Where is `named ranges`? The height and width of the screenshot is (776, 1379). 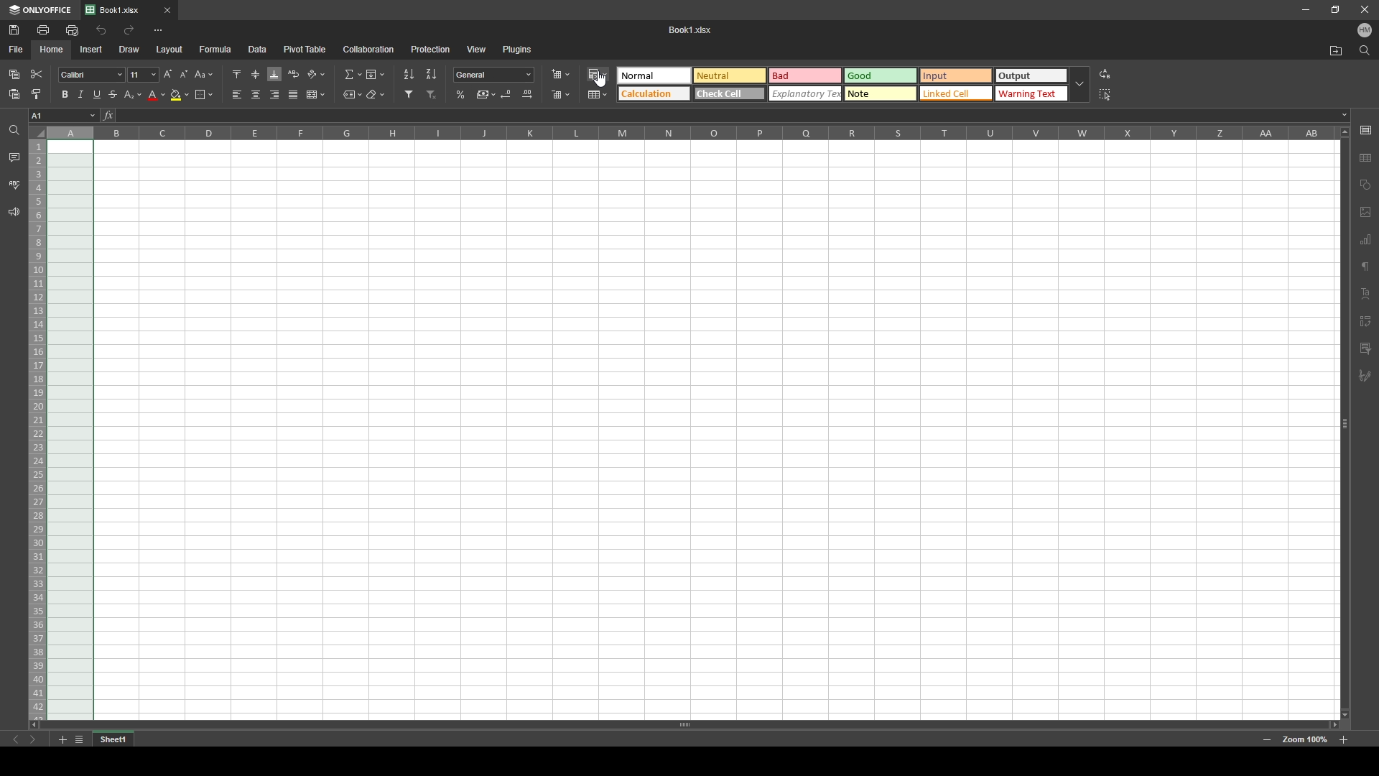 named ranges is located at coordinates (353, 95).